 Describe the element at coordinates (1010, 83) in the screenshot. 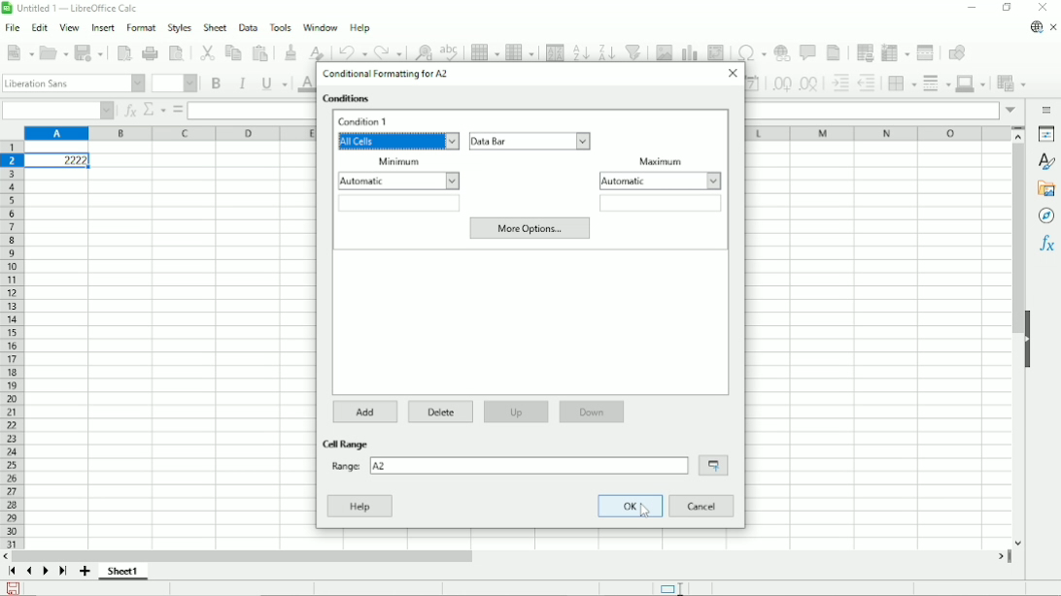

I see `Conditional` at that location.